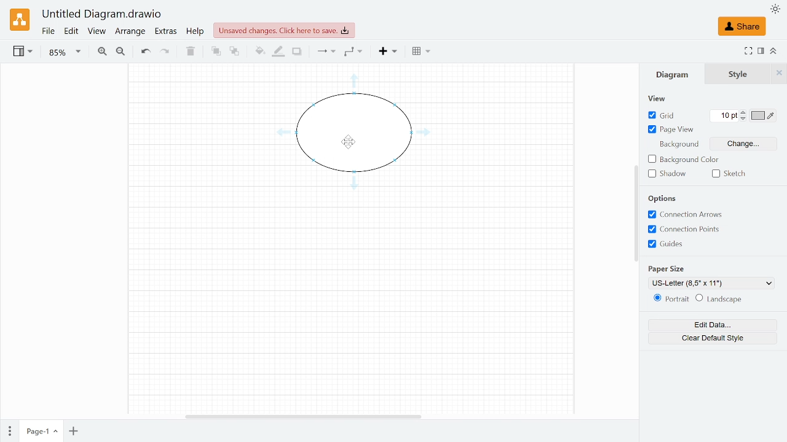 The width and height of the screenshot is (787, 442). Describe the element at coordinates (97, 32) in the screenshot. I see `View` at that location.